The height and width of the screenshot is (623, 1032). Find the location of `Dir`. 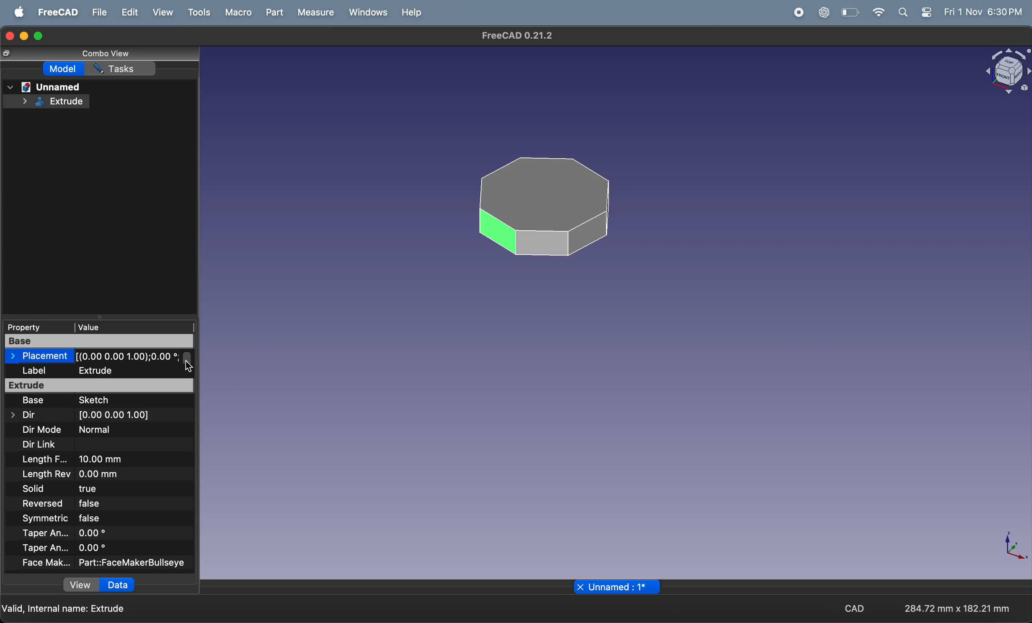

Dir is located at coordinates (23, 415).